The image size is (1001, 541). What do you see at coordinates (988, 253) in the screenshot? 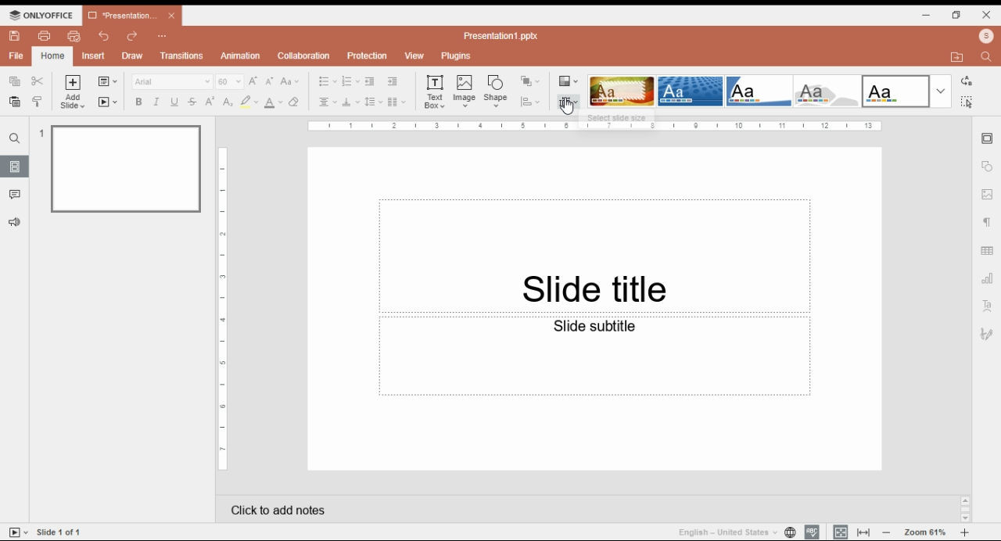
I see `table settings` at bounding box center [988, 253].